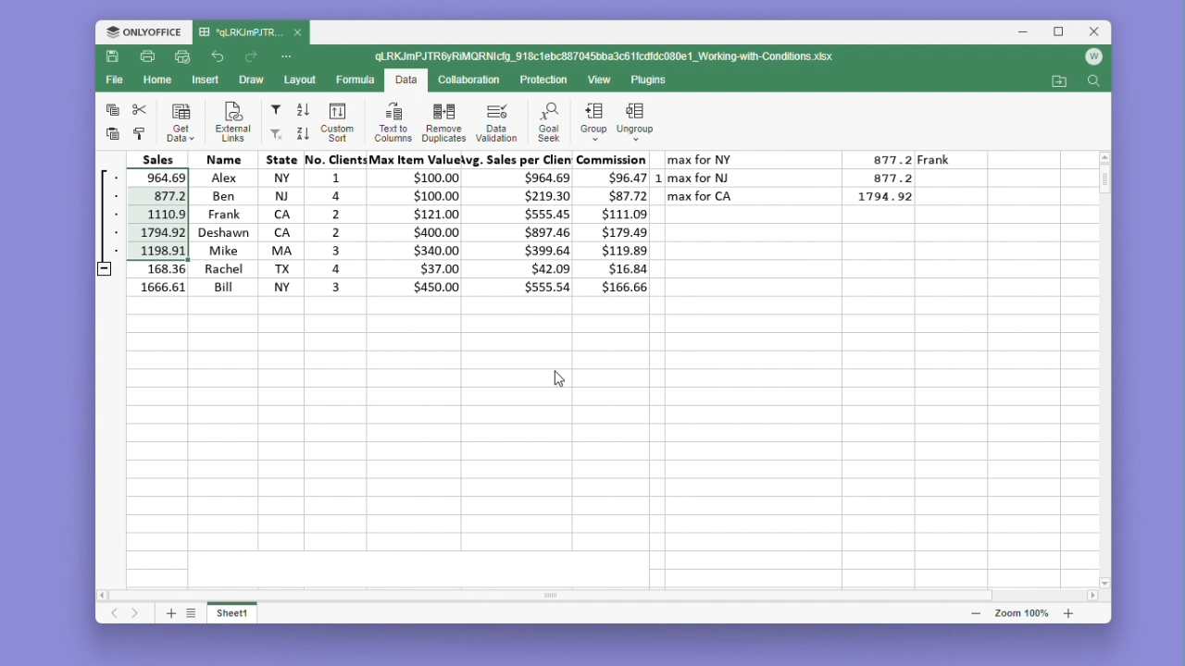 The height and width of the screenshot is (666, 1185). Describe the element at coordinates (139, 215) in the screenshot. I see `selected cells` at that location.